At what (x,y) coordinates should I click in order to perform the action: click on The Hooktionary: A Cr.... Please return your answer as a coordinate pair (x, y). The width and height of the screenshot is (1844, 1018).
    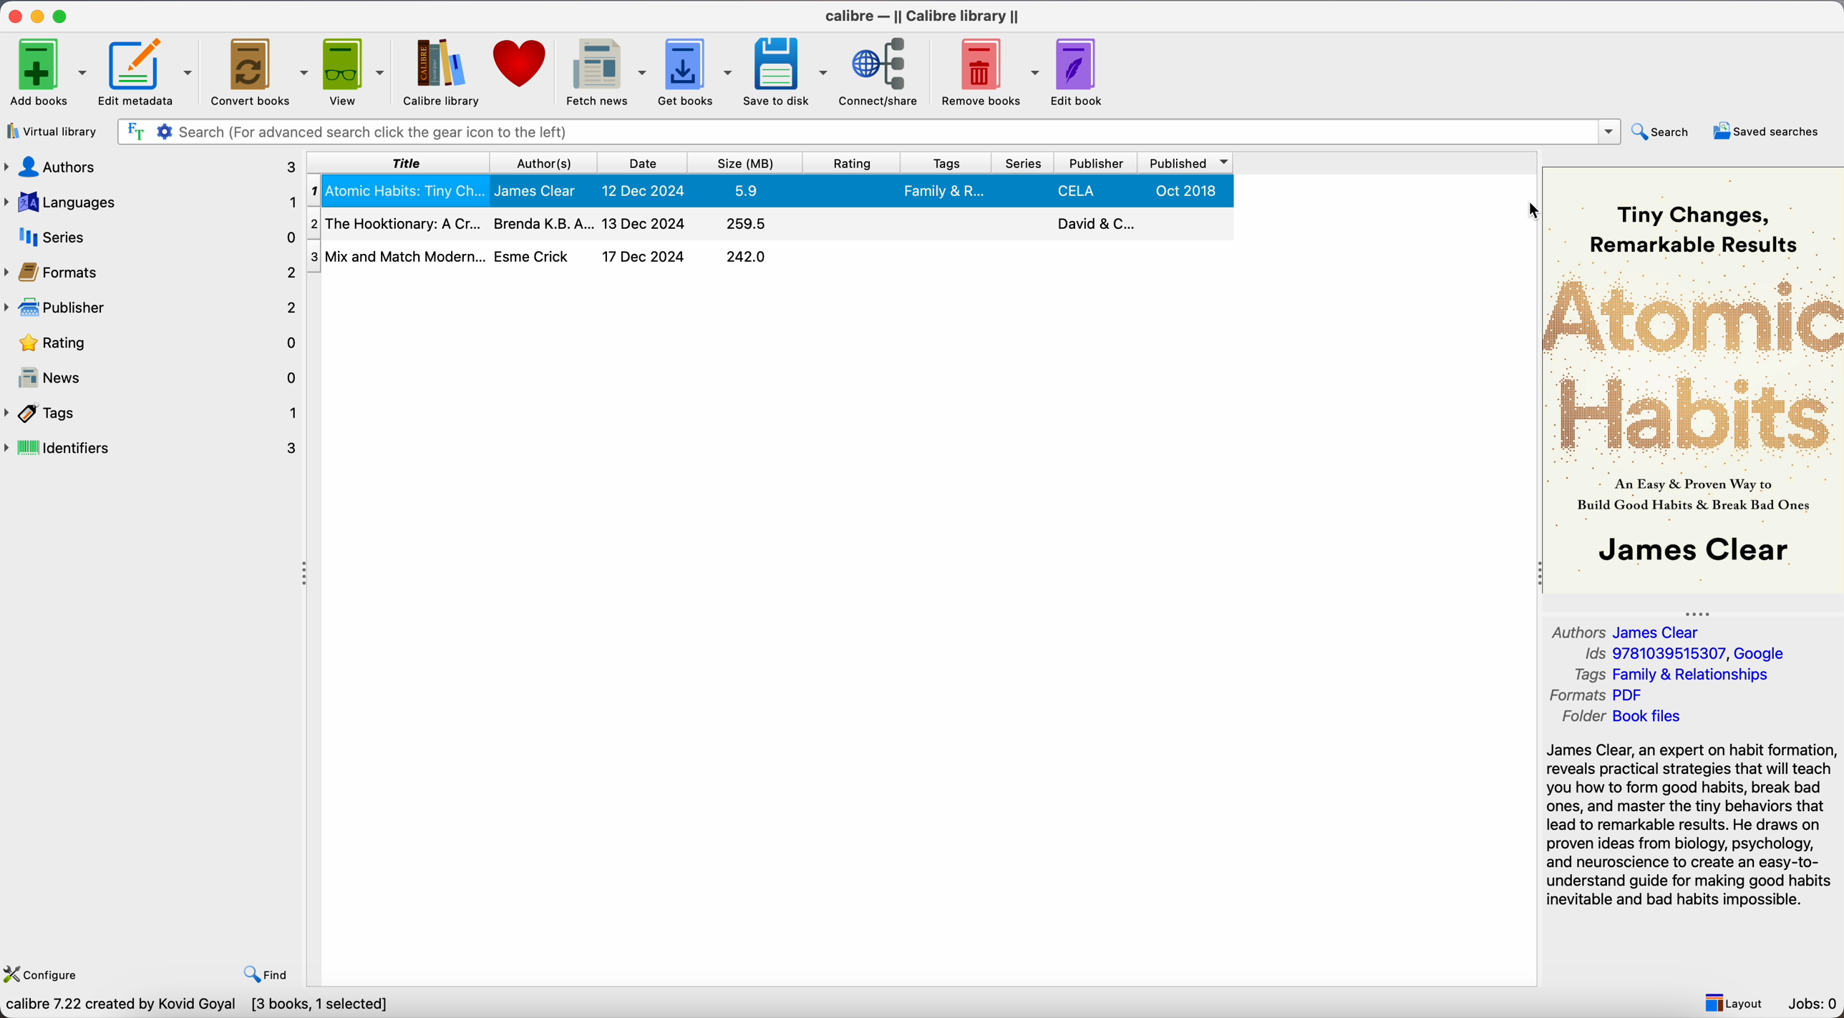
    Looking at the image, I should click on (397, 222).